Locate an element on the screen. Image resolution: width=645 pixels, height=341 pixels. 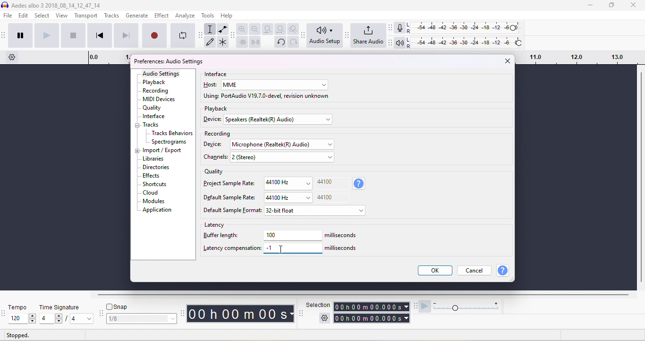
ok  is located at coordinates (434, 270).